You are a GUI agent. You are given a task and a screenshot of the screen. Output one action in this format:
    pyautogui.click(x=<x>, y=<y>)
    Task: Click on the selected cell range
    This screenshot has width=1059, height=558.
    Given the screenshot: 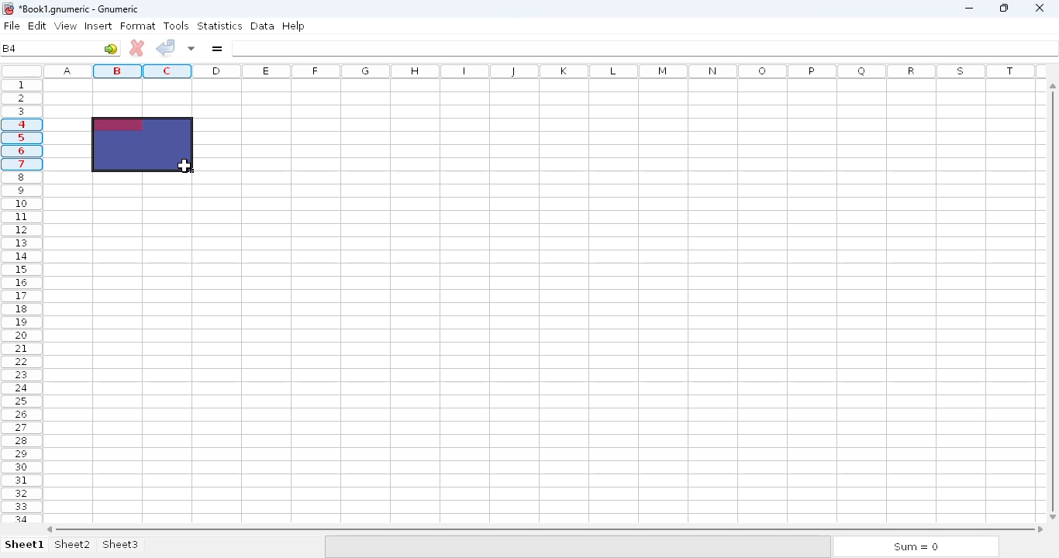 What is the action you would take?
    pyautogui.click(x=143, y=146)
    